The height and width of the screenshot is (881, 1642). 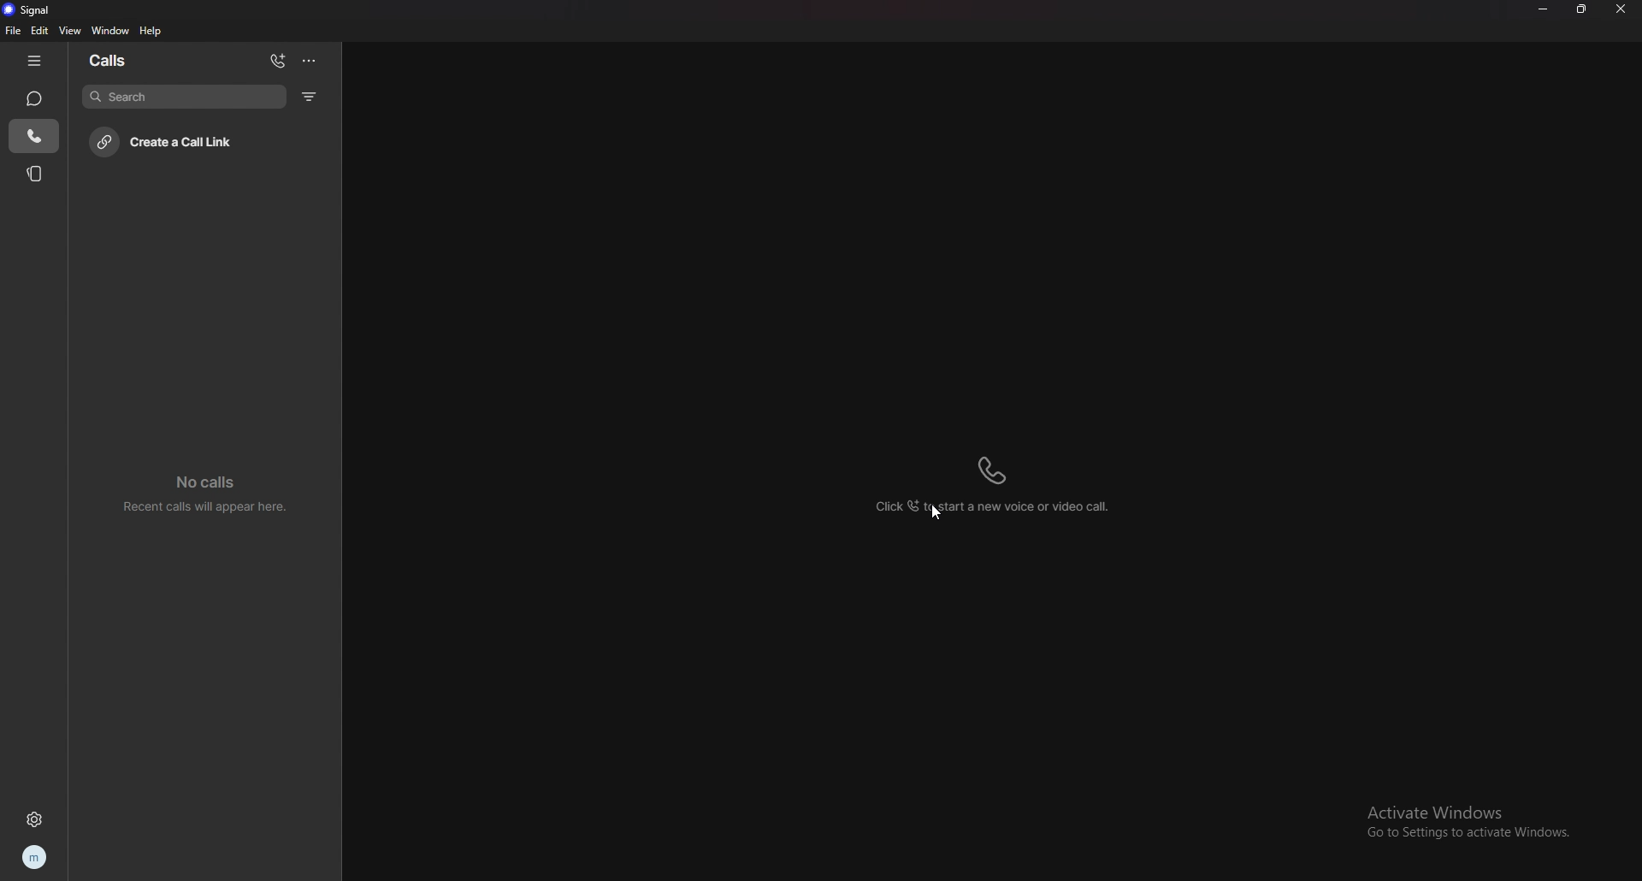 I want to click on window, so click(x=111, y=30).